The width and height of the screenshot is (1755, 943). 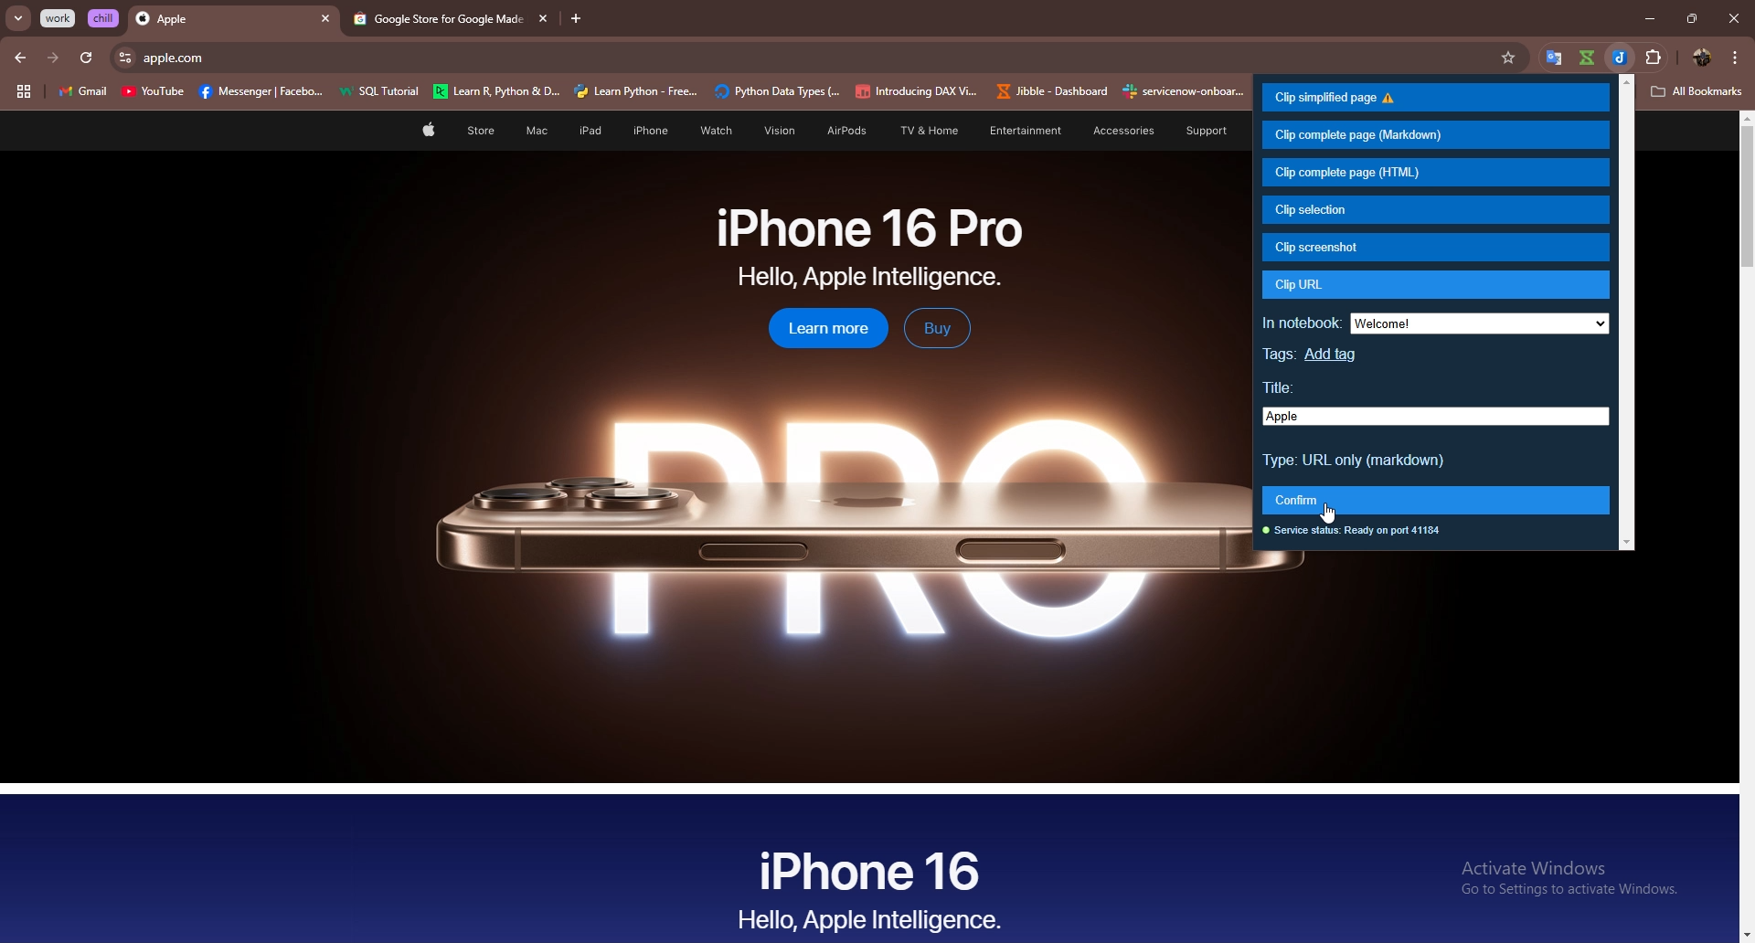 I want to click on close tab, so click(x=325, y=20).